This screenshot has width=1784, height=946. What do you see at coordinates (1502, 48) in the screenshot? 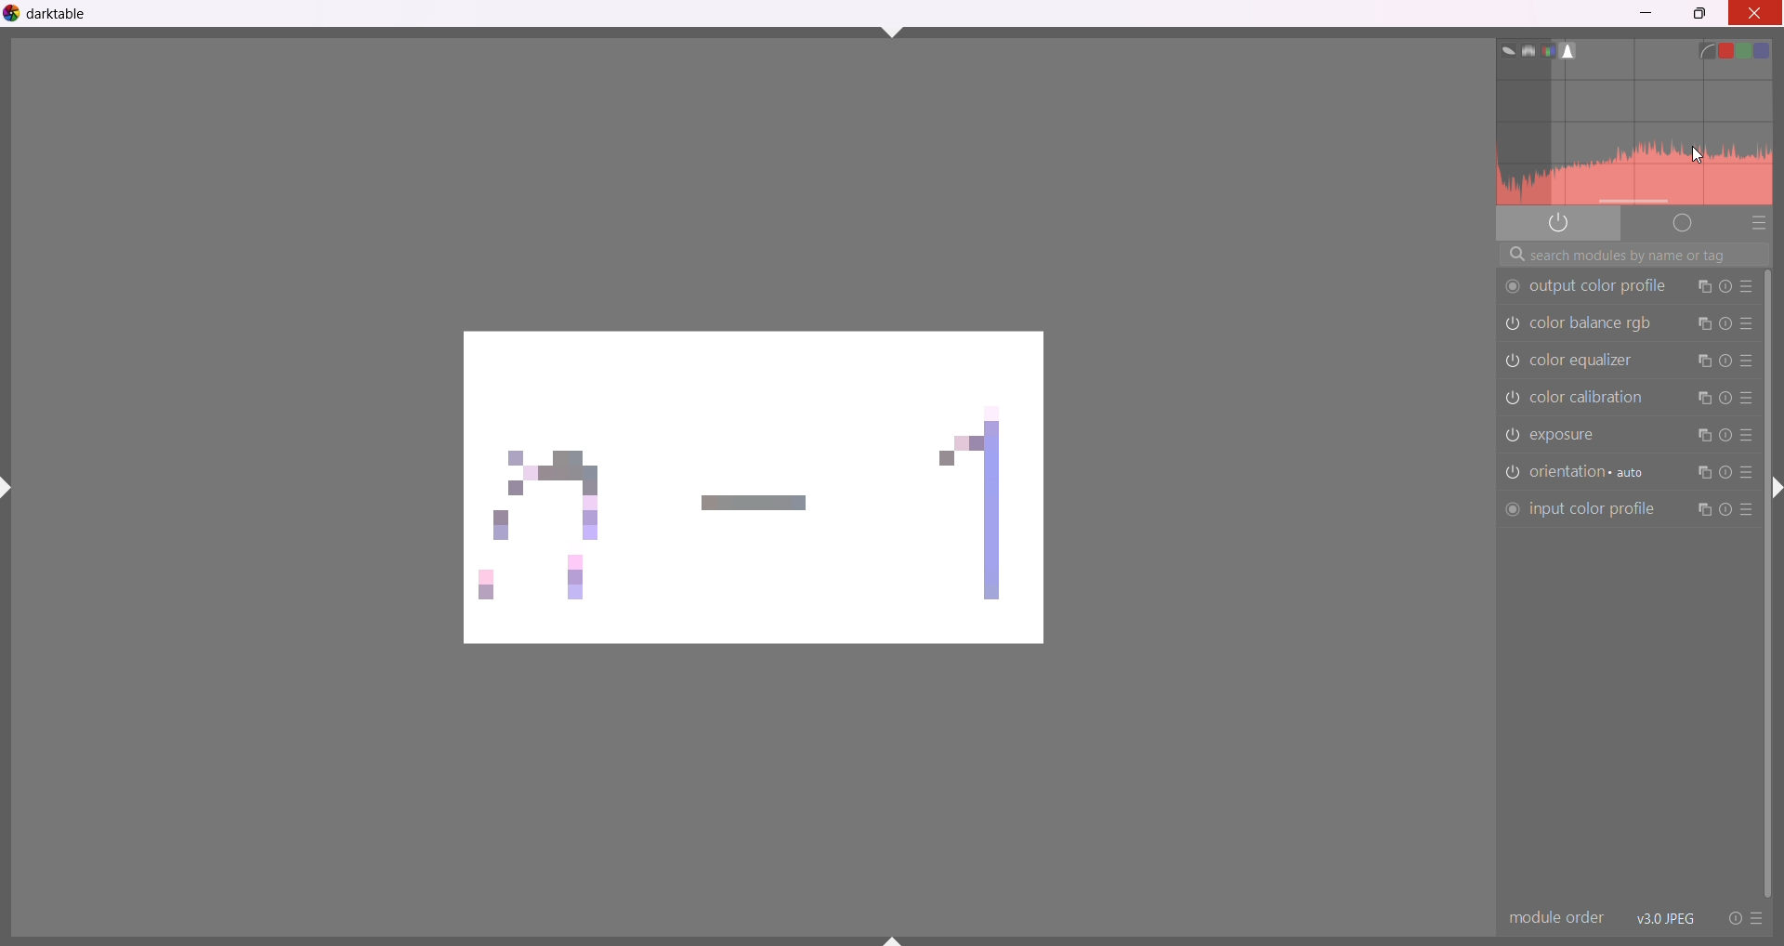
I see `vector scope` at bounding box center [1502, 48].